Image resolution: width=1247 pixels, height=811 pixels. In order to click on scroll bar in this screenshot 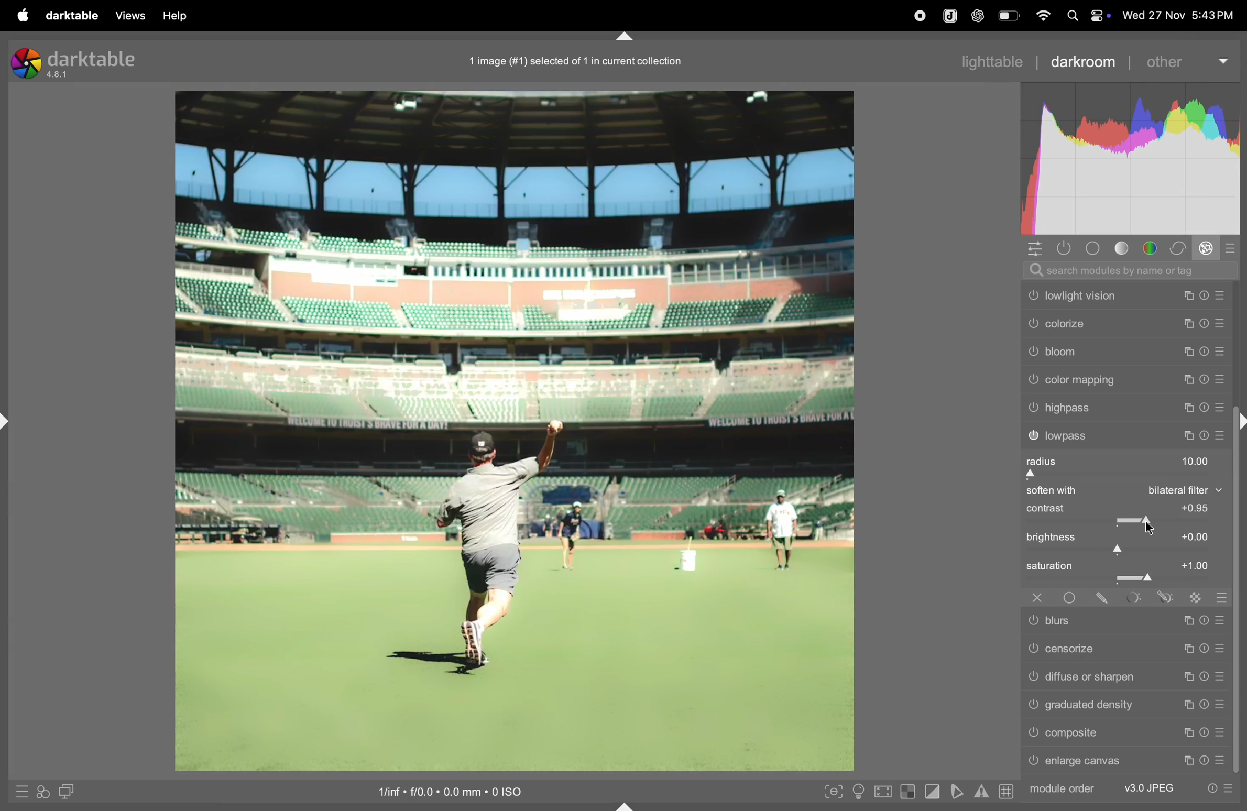, I will do `click(1240, 610)`.